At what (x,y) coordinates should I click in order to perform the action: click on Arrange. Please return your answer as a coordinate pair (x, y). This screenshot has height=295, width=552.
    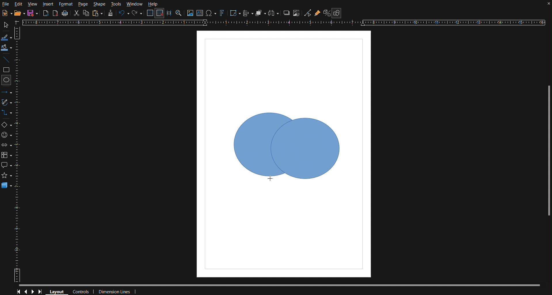
    Looking at the image, I should click on (260, 13).